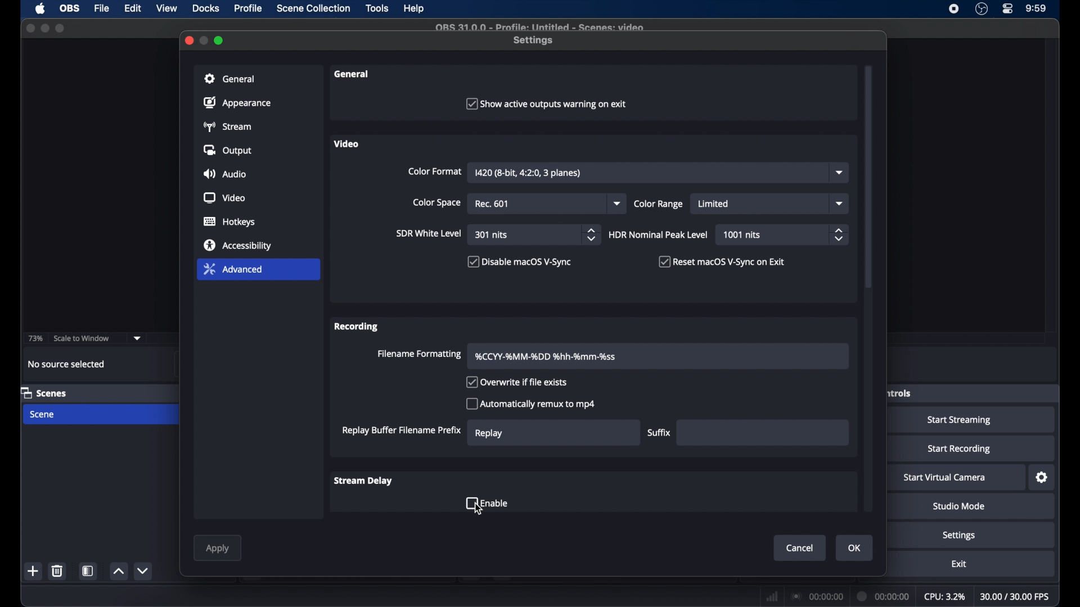 This screenshot has width=1080, height=607. I want to click on close, so click(30, 28).